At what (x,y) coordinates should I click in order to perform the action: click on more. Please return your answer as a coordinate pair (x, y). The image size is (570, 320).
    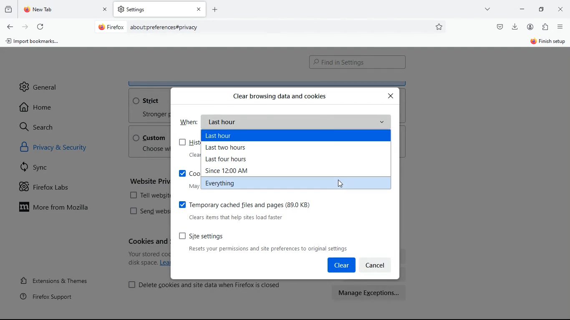
    Looking at the image, I should click on (489, 9).